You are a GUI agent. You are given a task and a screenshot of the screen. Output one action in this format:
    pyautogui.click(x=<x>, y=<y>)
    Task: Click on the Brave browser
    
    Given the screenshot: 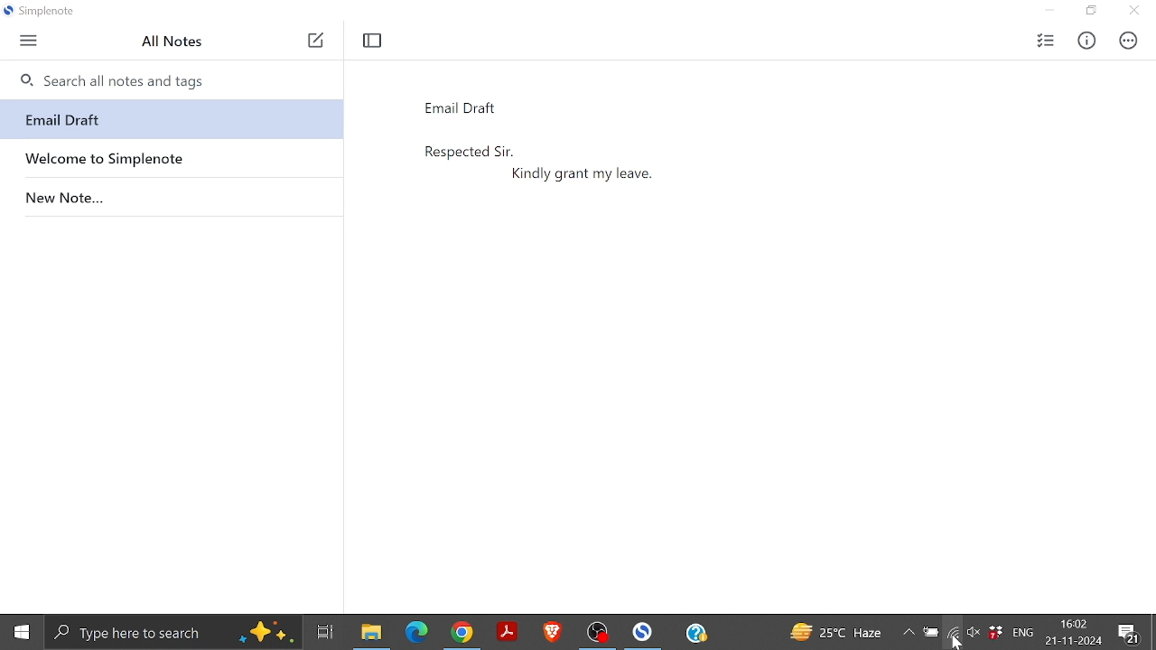 What is the action you would take?
    pyautogui.click(x=554, y=631)
    